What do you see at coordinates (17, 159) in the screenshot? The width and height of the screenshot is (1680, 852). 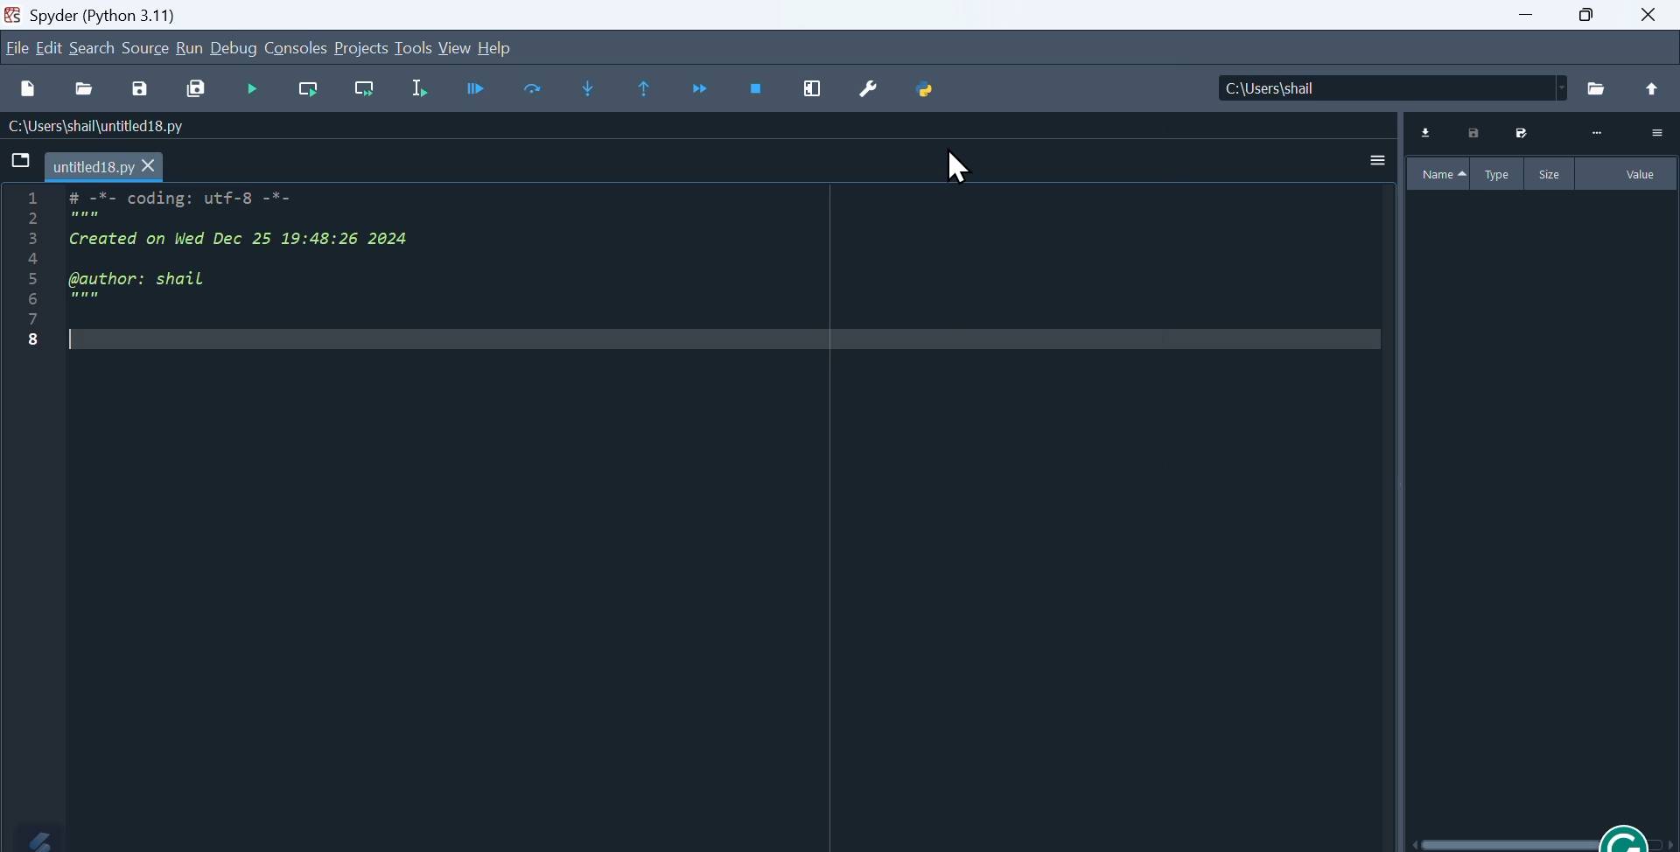 I see `files` at bounding box center [17, 159].